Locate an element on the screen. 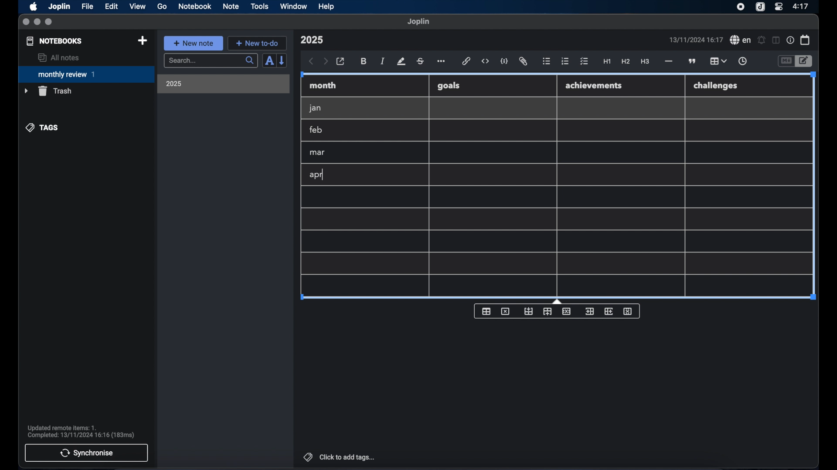 Image resolution: width=837 pixels, height=470 pixels. minimize is located at coordinates (37, 22).